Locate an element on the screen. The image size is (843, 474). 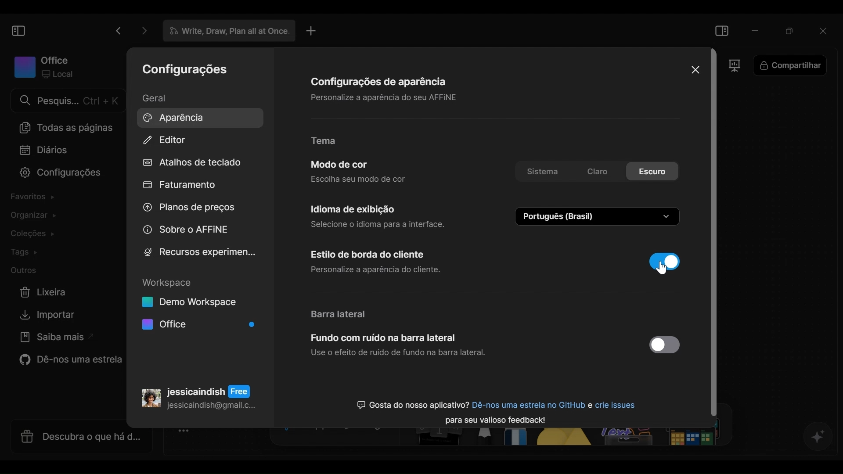
Click to go back is located at coordinates (118, 31).